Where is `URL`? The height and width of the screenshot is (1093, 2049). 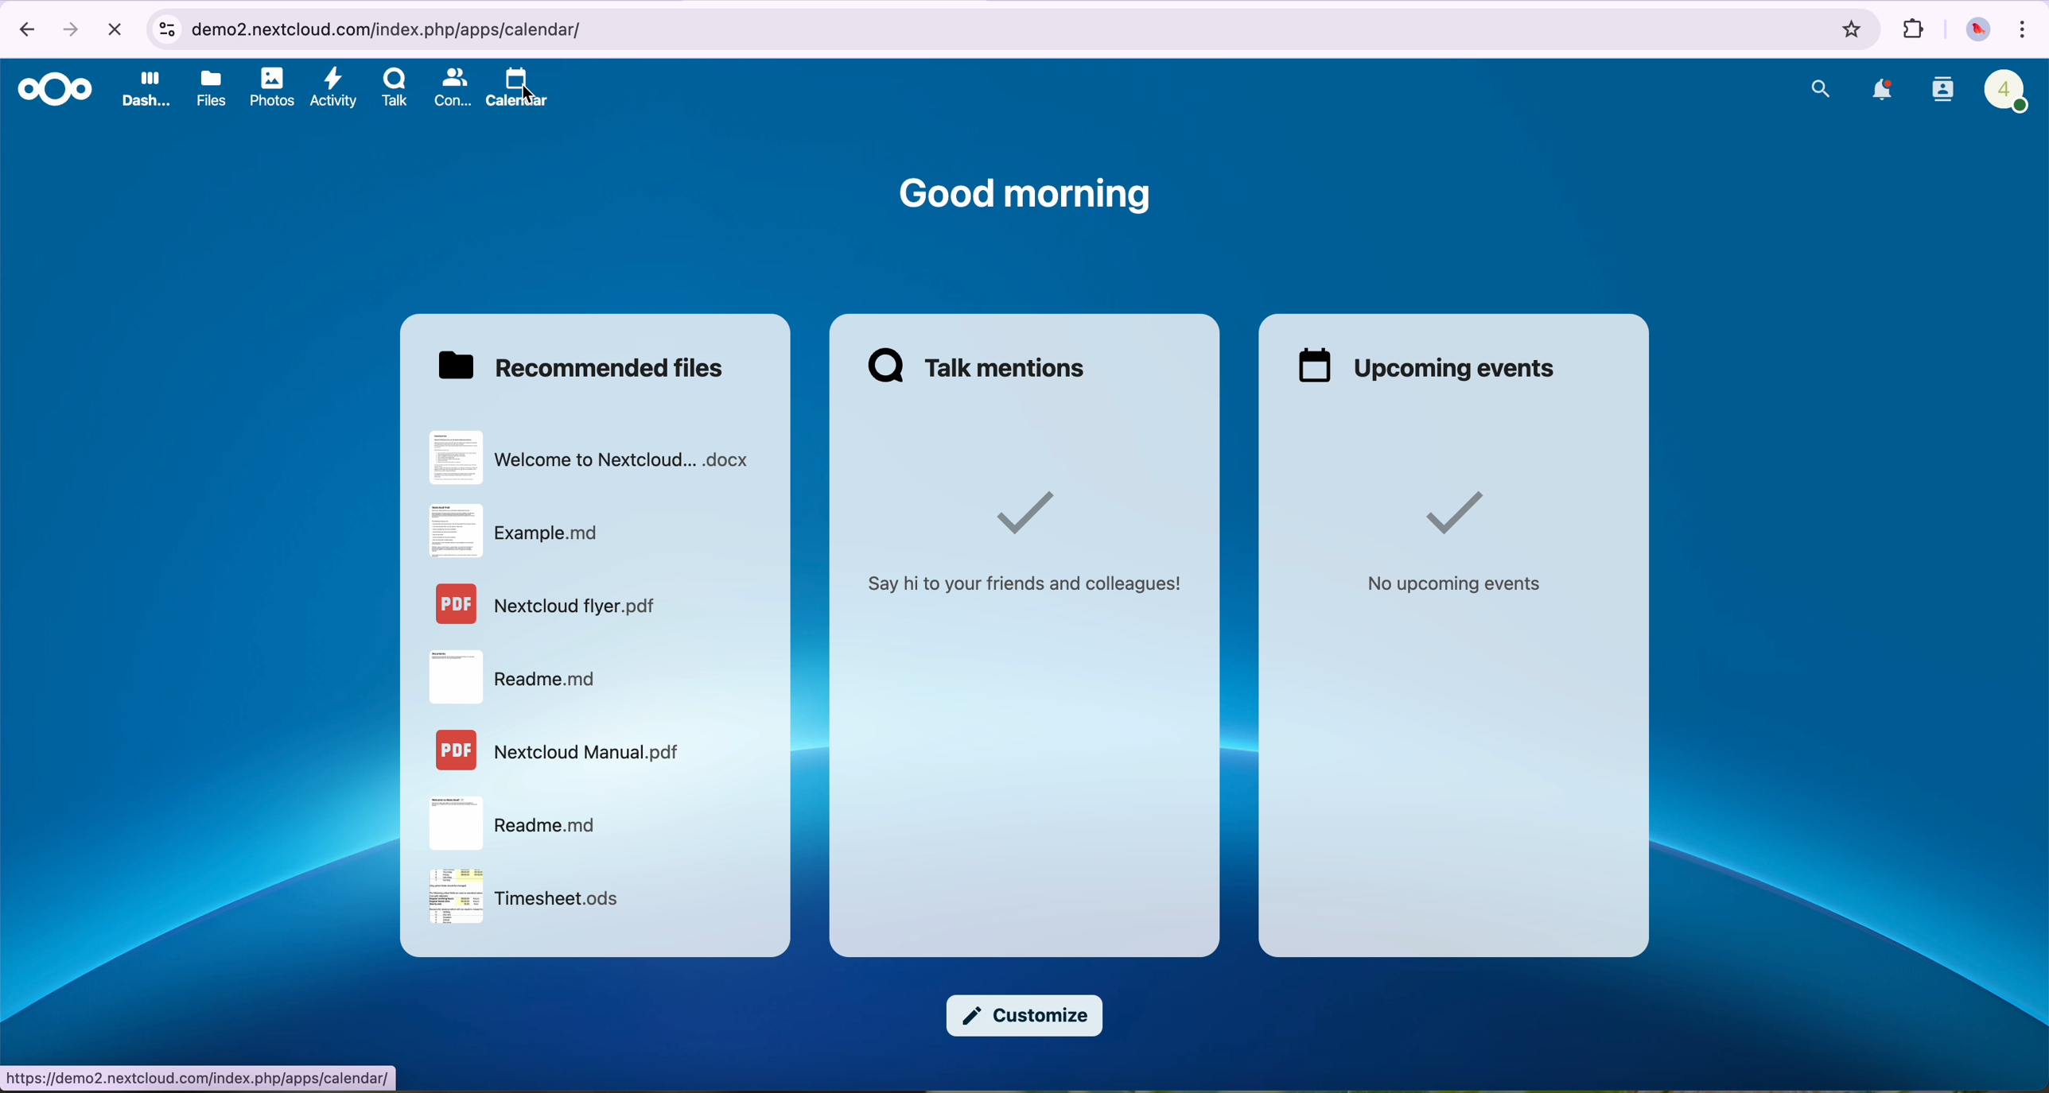 URL is located at coordinates (200, 1077).